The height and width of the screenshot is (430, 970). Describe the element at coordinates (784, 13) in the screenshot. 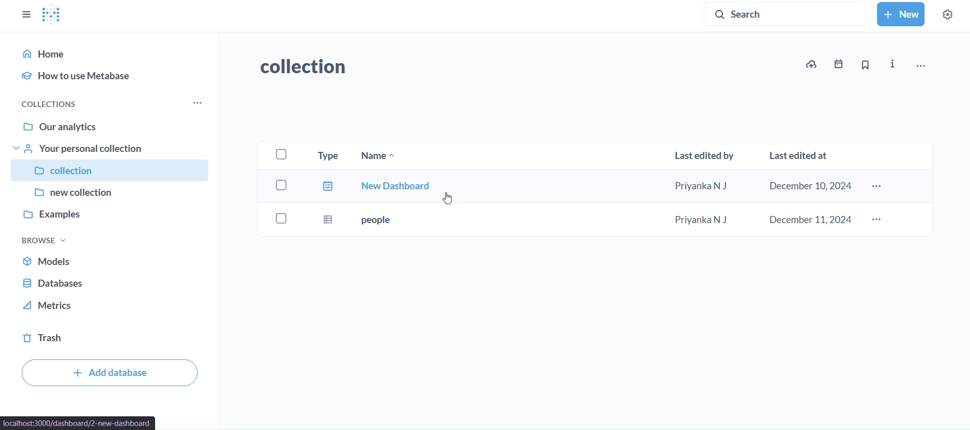

I see `search` at that location.